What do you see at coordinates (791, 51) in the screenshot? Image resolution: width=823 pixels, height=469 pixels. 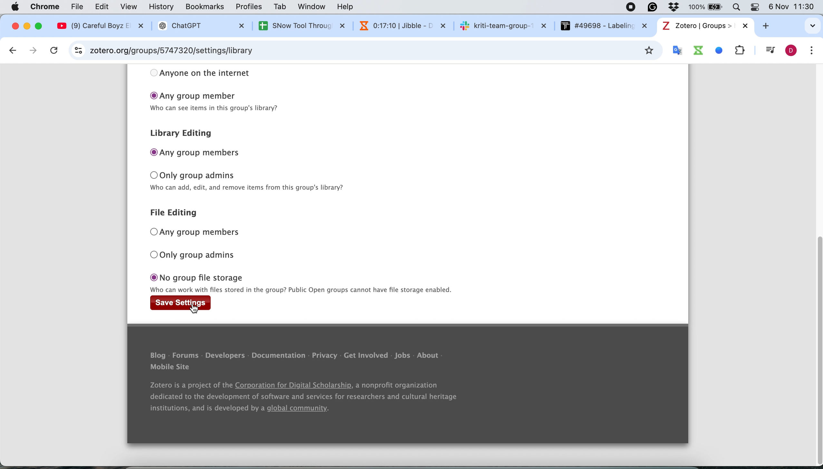 I see `profile` at bounding box center [791, 51].